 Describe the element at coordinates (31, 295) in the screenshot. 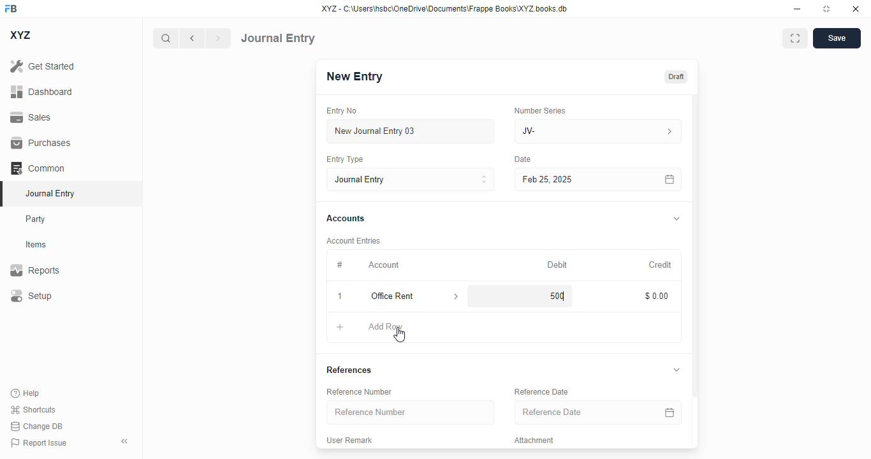

I see `setup` at that location.